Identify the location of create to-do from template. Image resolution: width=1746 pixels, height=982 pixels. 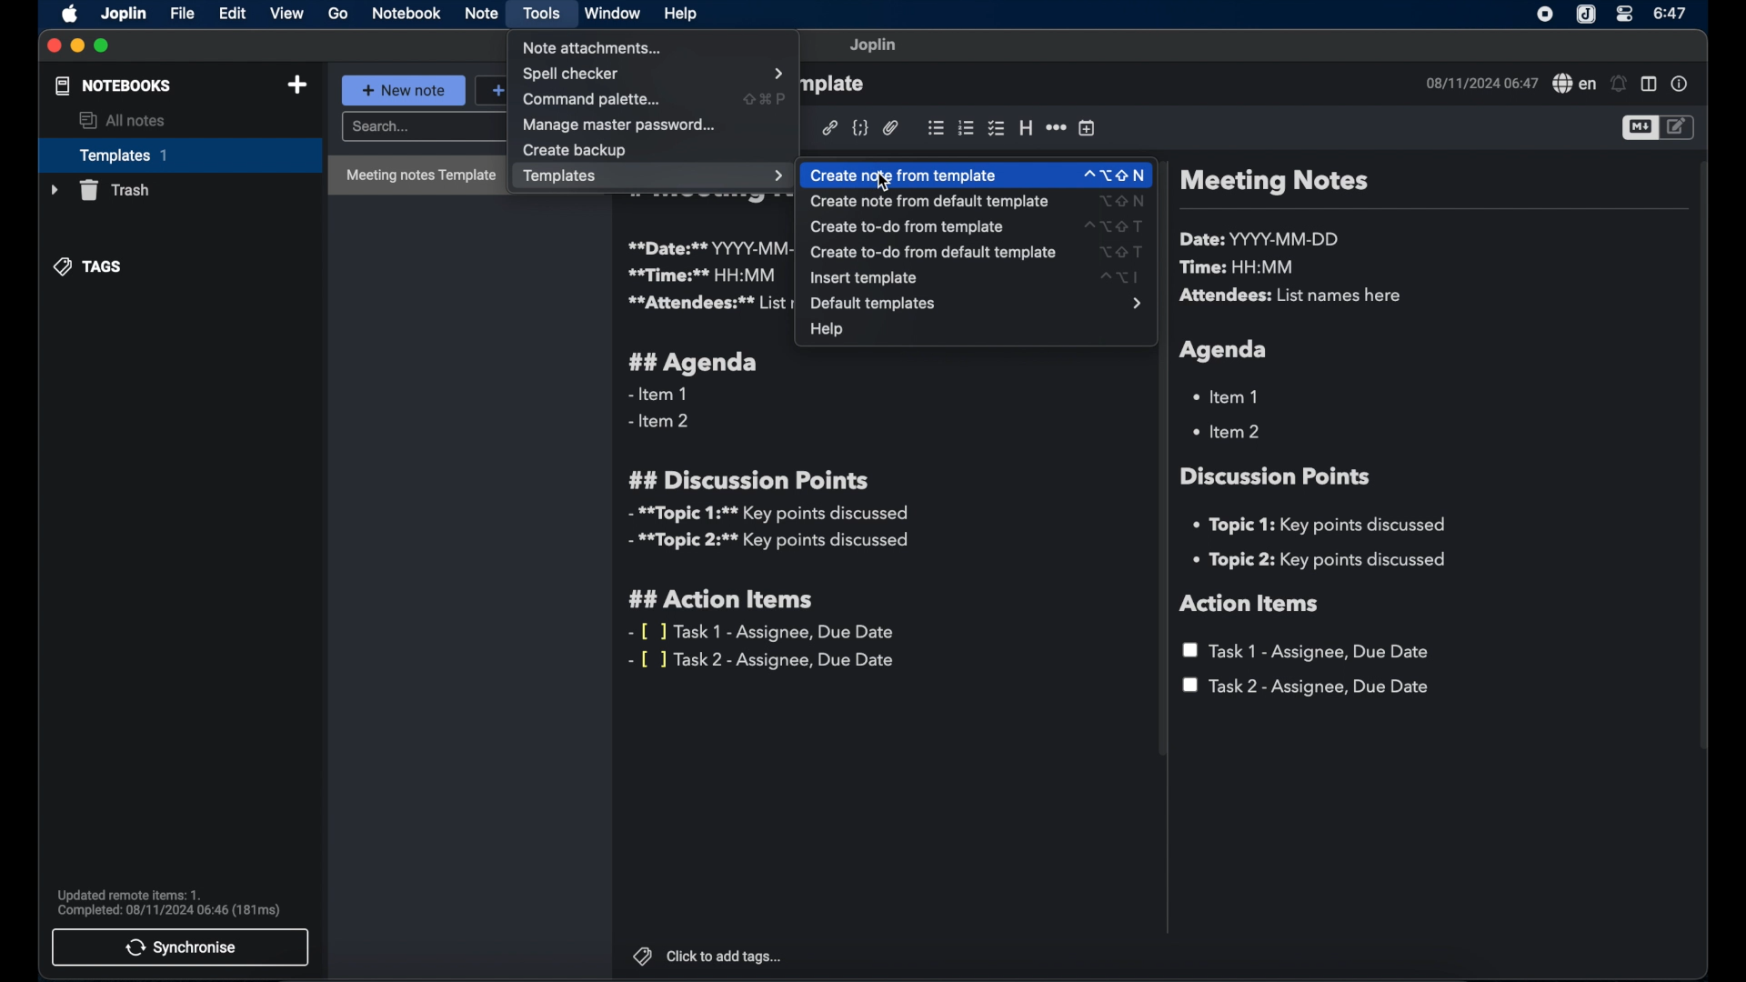
(985, 226).